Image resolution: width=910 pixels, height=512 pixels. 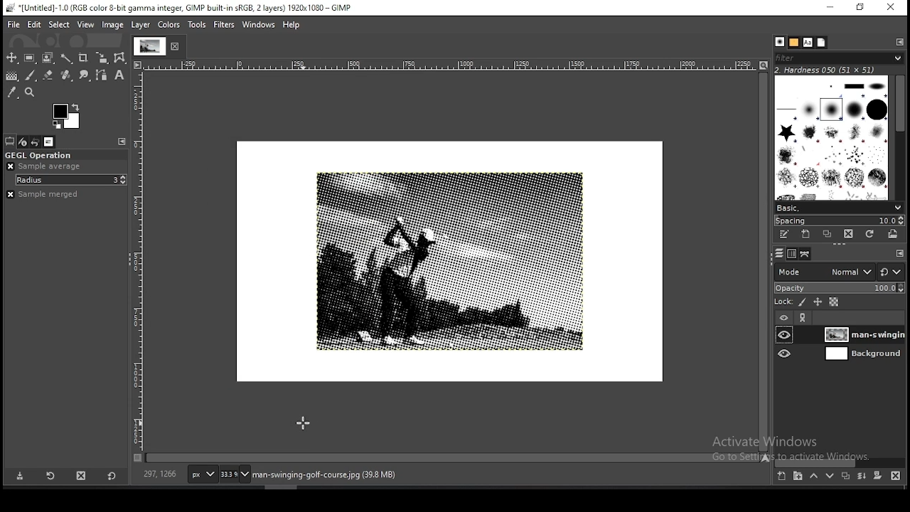 What do you see at coordinates (862, 8) in the screenshot?
I see `restore` at bounding box center [862, 8].